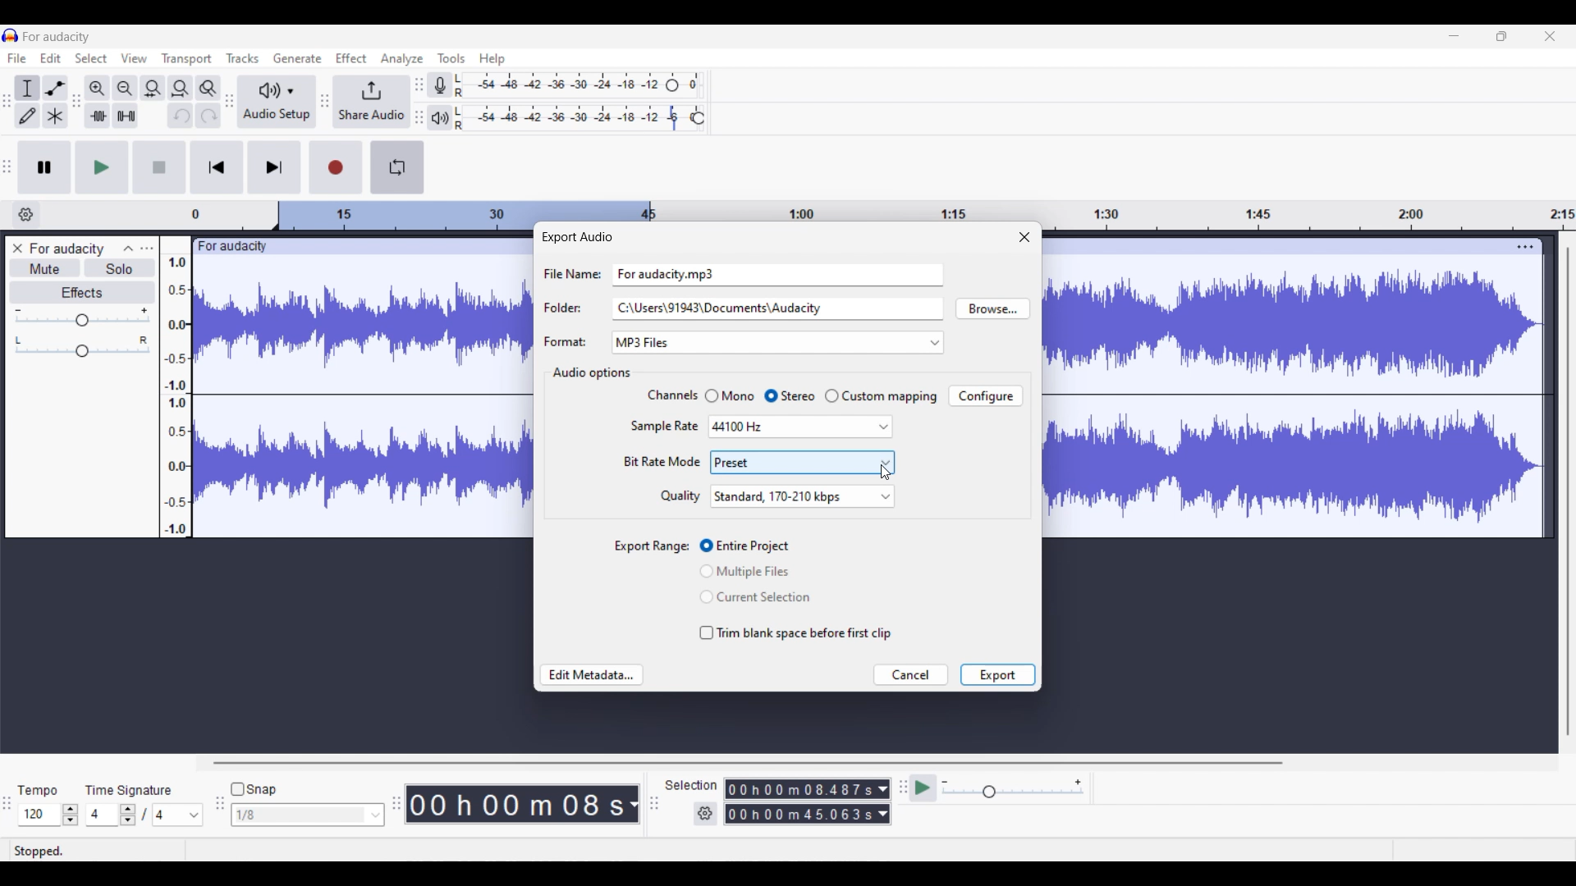 This screenshot has height=886, width=1576. What do you see at coordinates (672, 85) in the screenshot?
I see `Header to change recording level` at bounding box center [672, 85].